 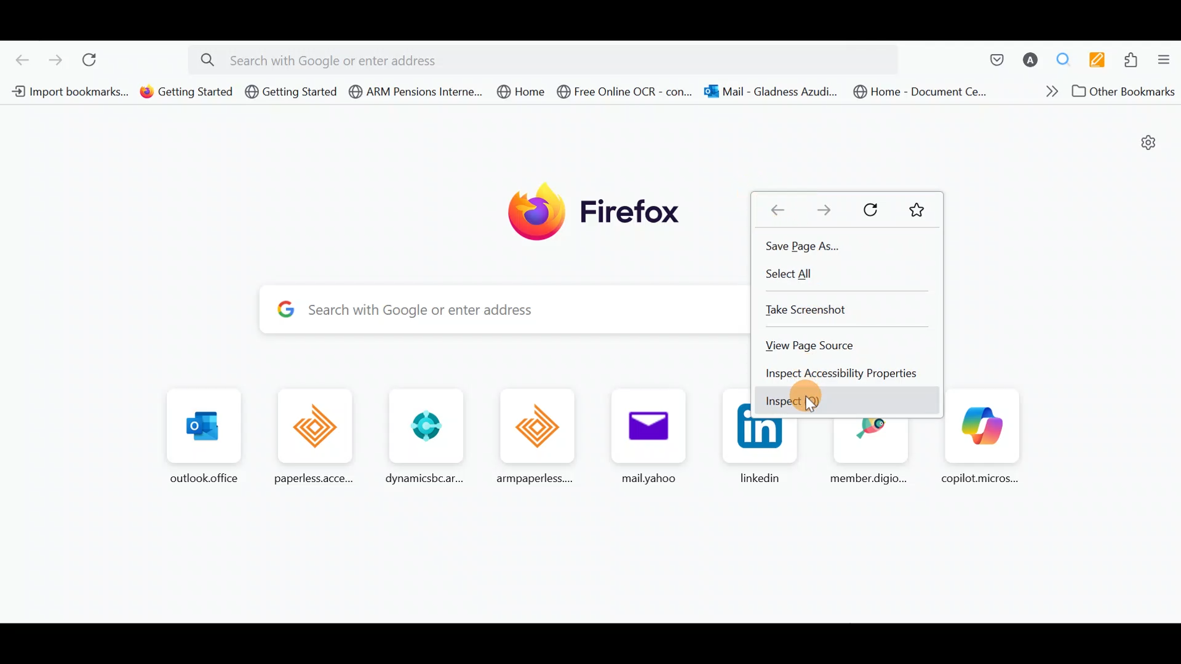 What do you see at coordinates (98, 61) in the screenshot?
I see `Reload current page` at bounding box center [98, 61].